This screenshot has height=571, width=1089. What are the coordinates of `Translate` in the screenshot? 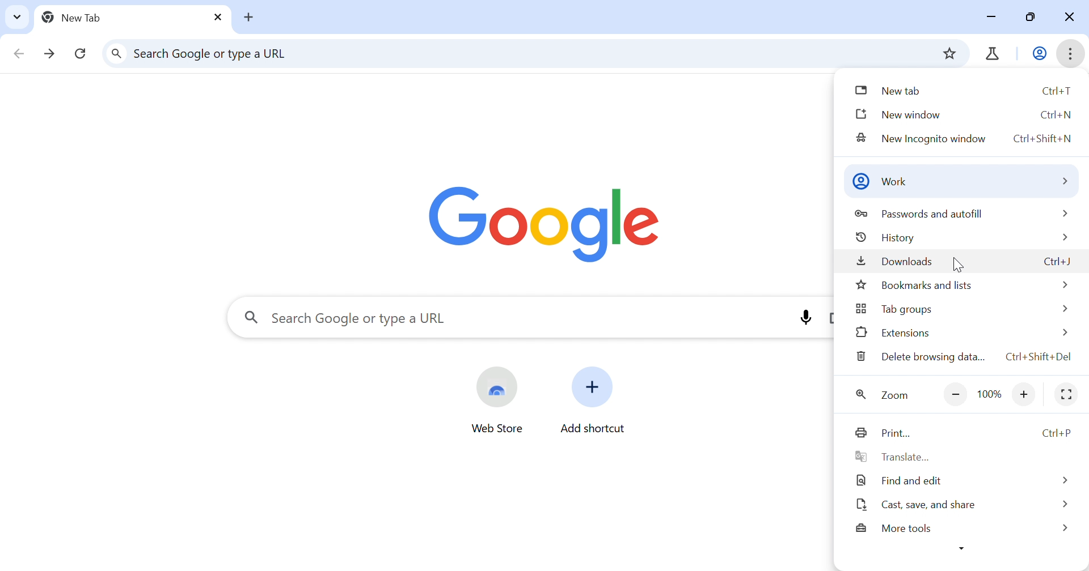 It's located at (892, 457).